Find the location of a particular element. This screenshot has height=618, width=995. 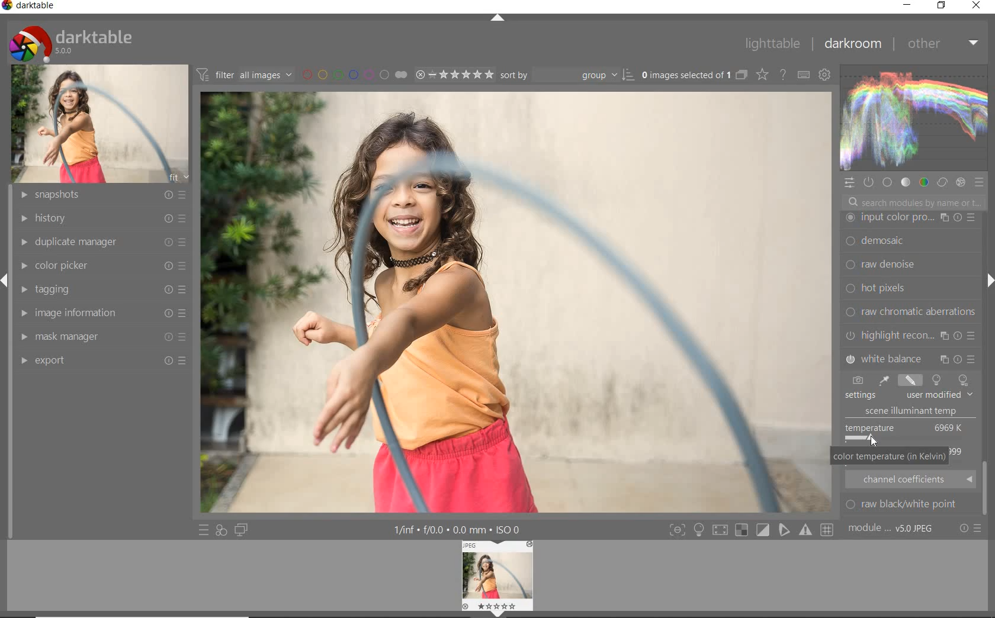

lighttable is located at coordinates (772, 44).